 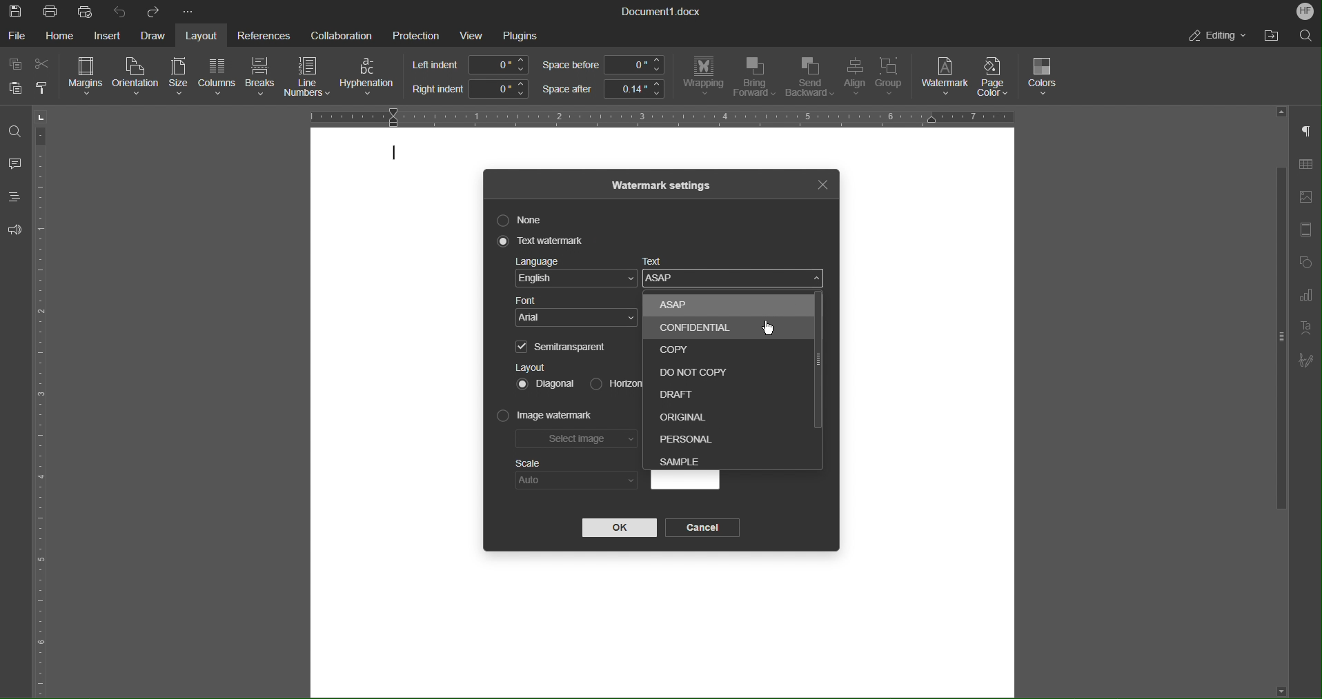 I want to click on References, so click(x=262, y=35).